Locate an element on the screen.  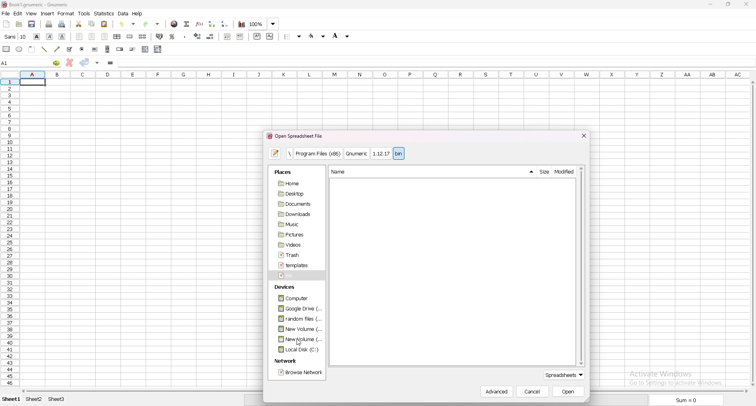
insert is located at coordinates (47, 14).